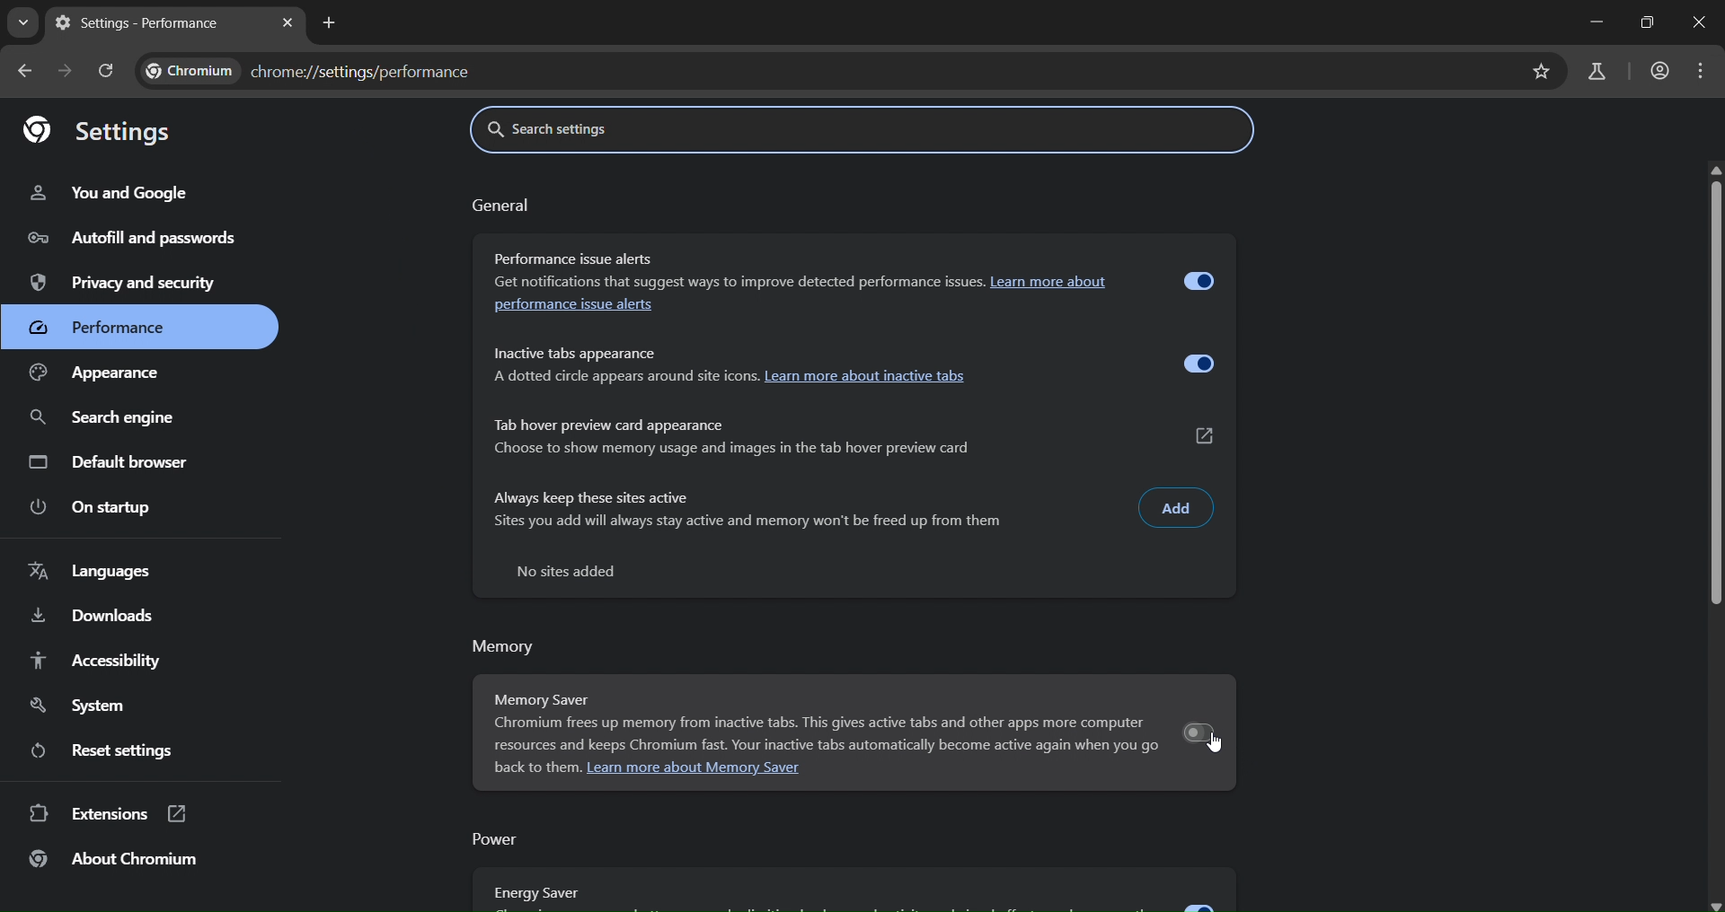 This screenshot has height=912, width=1725. Describe the element at coordinates (1721, 537) in the screenshot. I see `scrollbar` at that location.